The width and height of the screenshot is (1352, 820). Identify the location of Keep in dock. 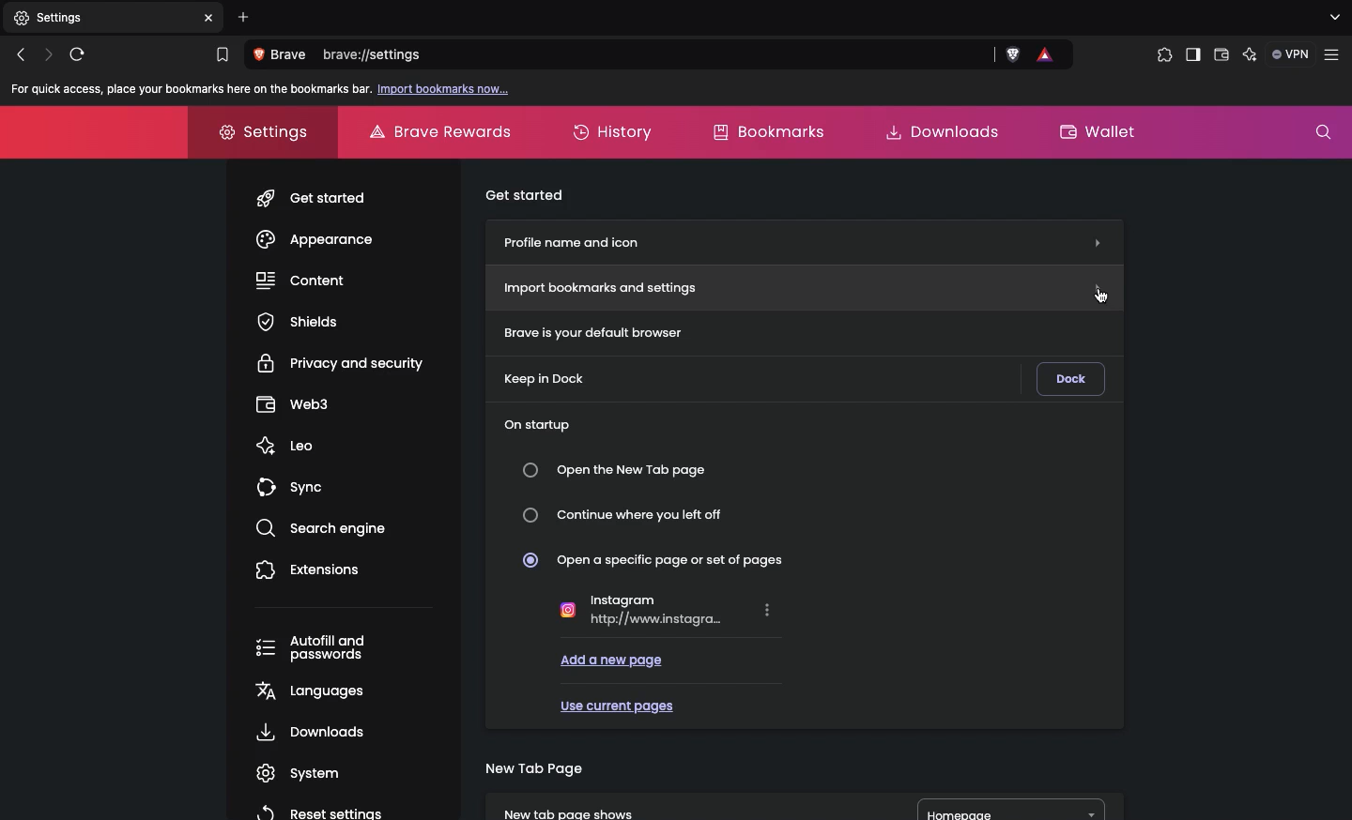
(546, 379).